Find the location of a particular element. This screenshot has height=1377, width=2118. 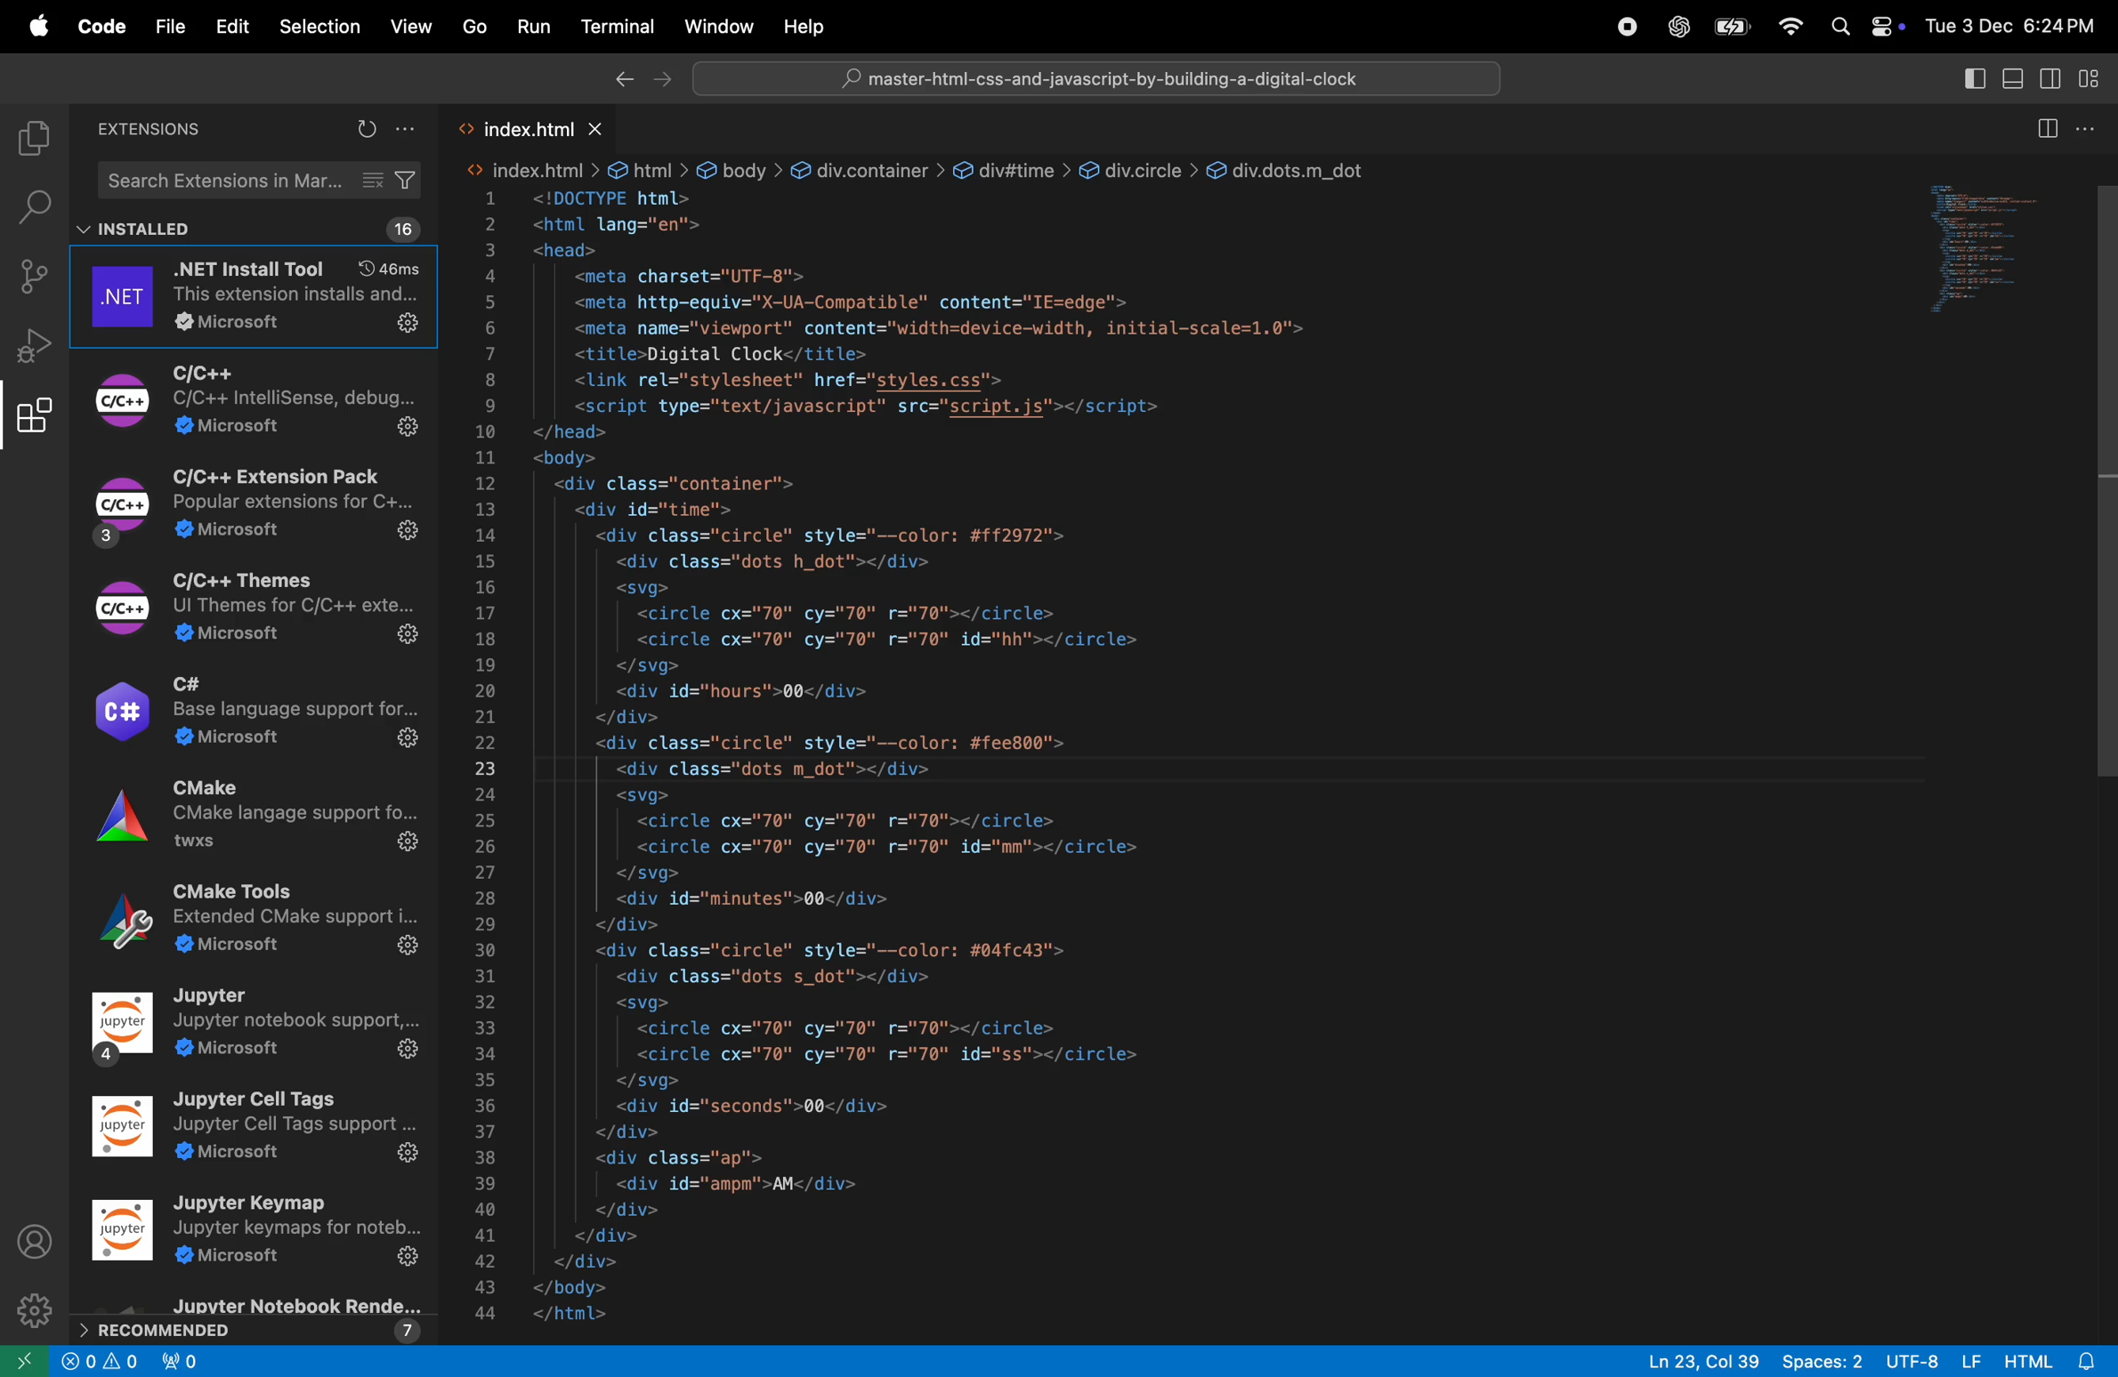

run is located at coordinates (535, 26).